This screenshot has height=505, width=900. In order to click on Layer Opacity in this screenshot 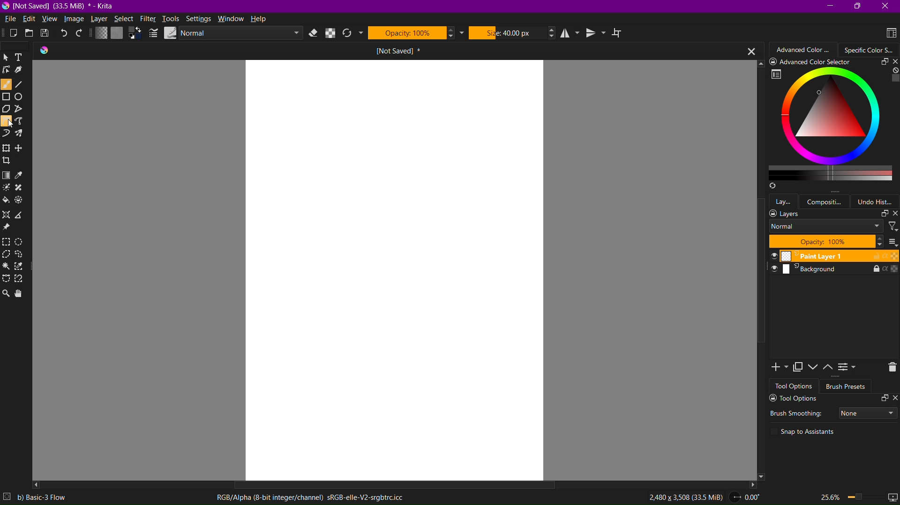, I will do `click(826, 241)`.